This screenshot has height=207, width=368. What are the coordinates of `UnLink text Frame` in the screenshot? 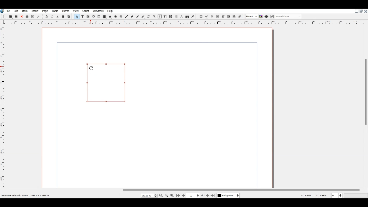 It's located at (176, 17).